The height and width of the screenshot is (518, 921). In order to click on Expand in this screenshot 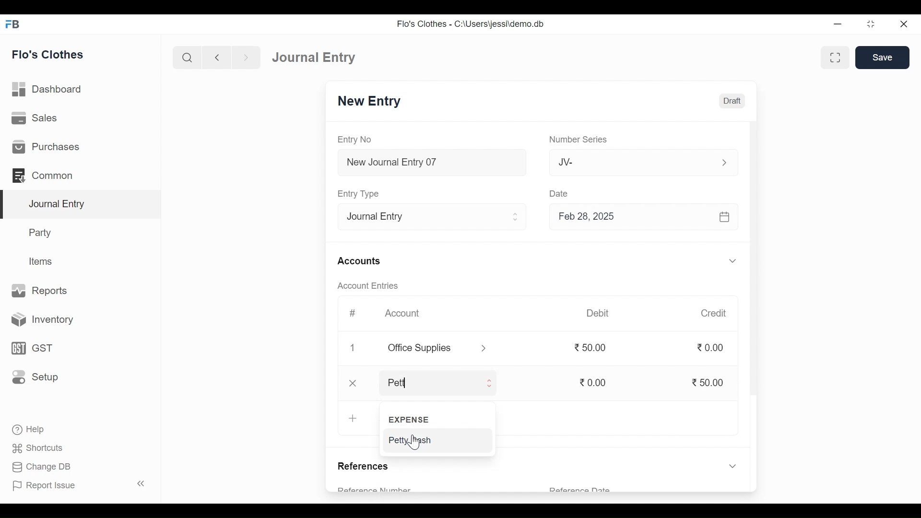, I will do `click(732, 467)`.